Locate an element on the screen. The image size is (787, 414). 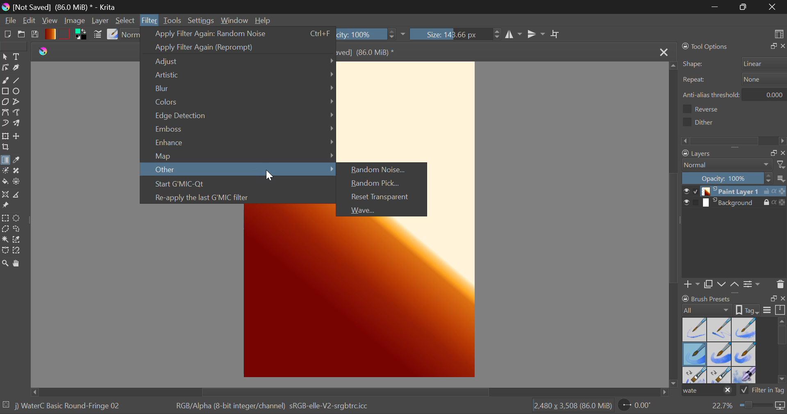
Pan is located at coordinates (19, 264).